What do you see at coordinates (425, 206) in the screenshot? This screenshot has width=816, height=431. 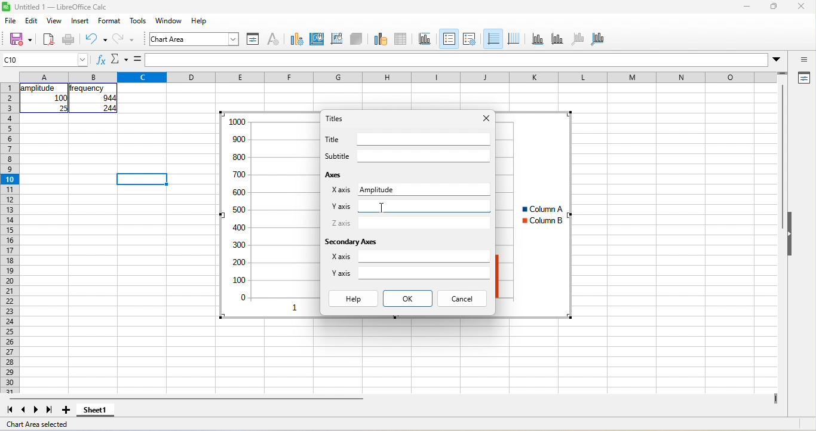 I see `Input for y axis` at bounding box center [425, 206].